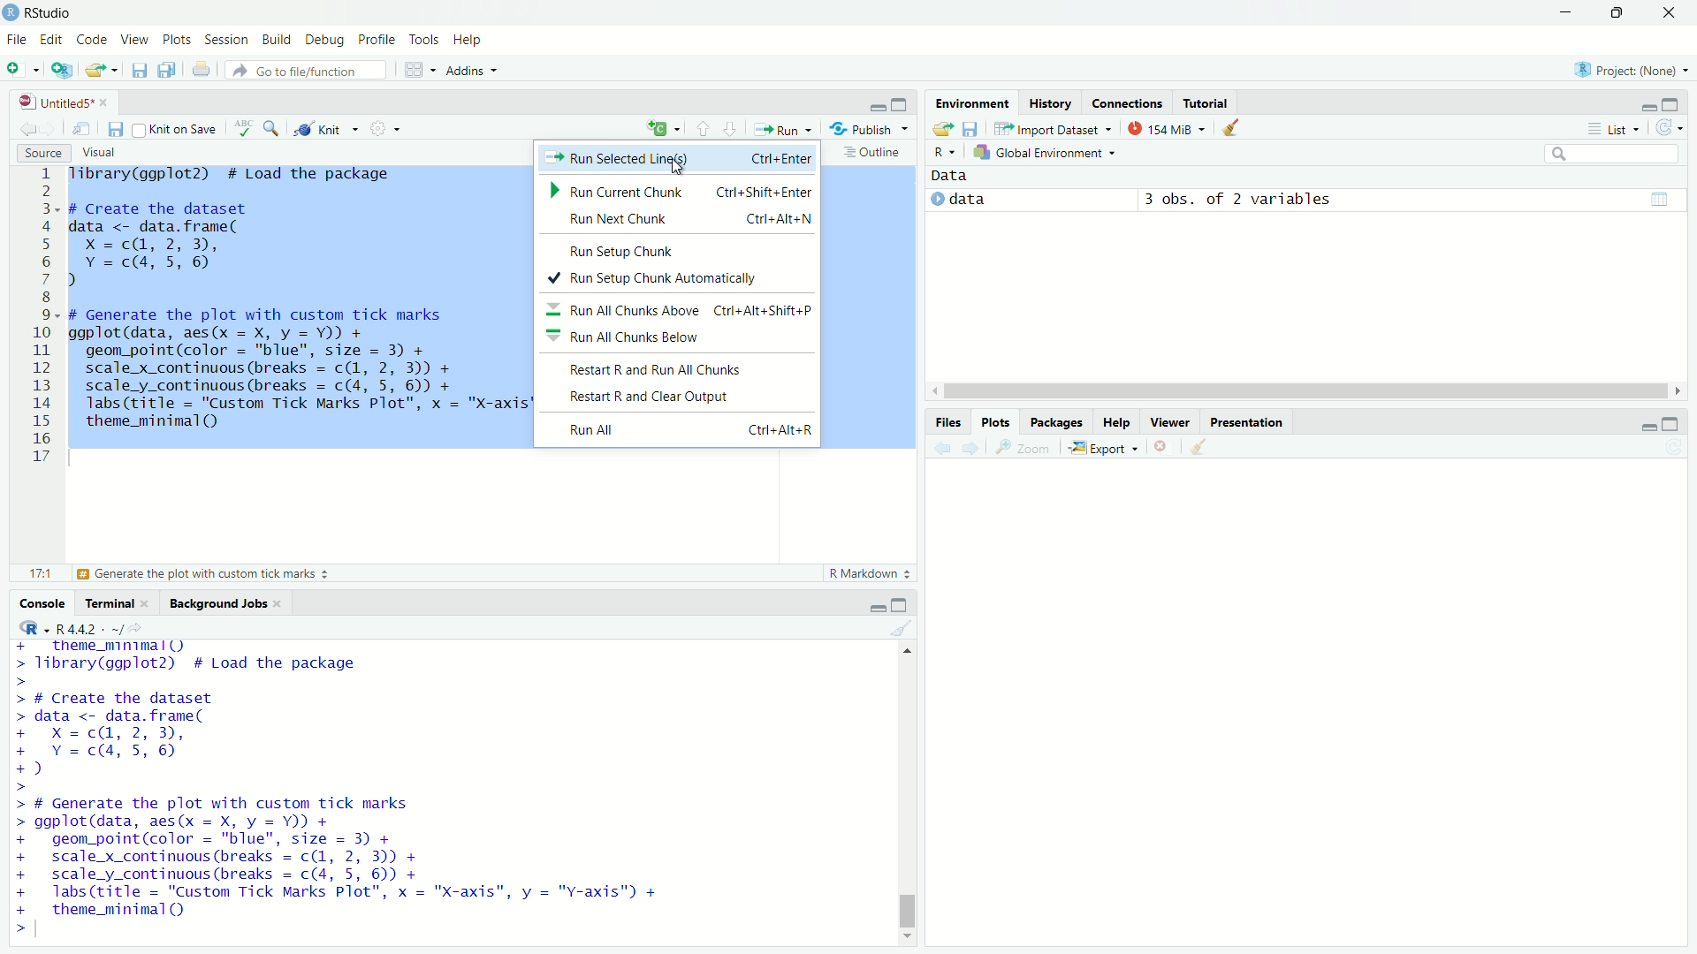 This screenshot has height=954, width=1697. What do you see at coordinates (196, 70) in the screenshot?
I see `print the current file` at bounding box center [196, 70].